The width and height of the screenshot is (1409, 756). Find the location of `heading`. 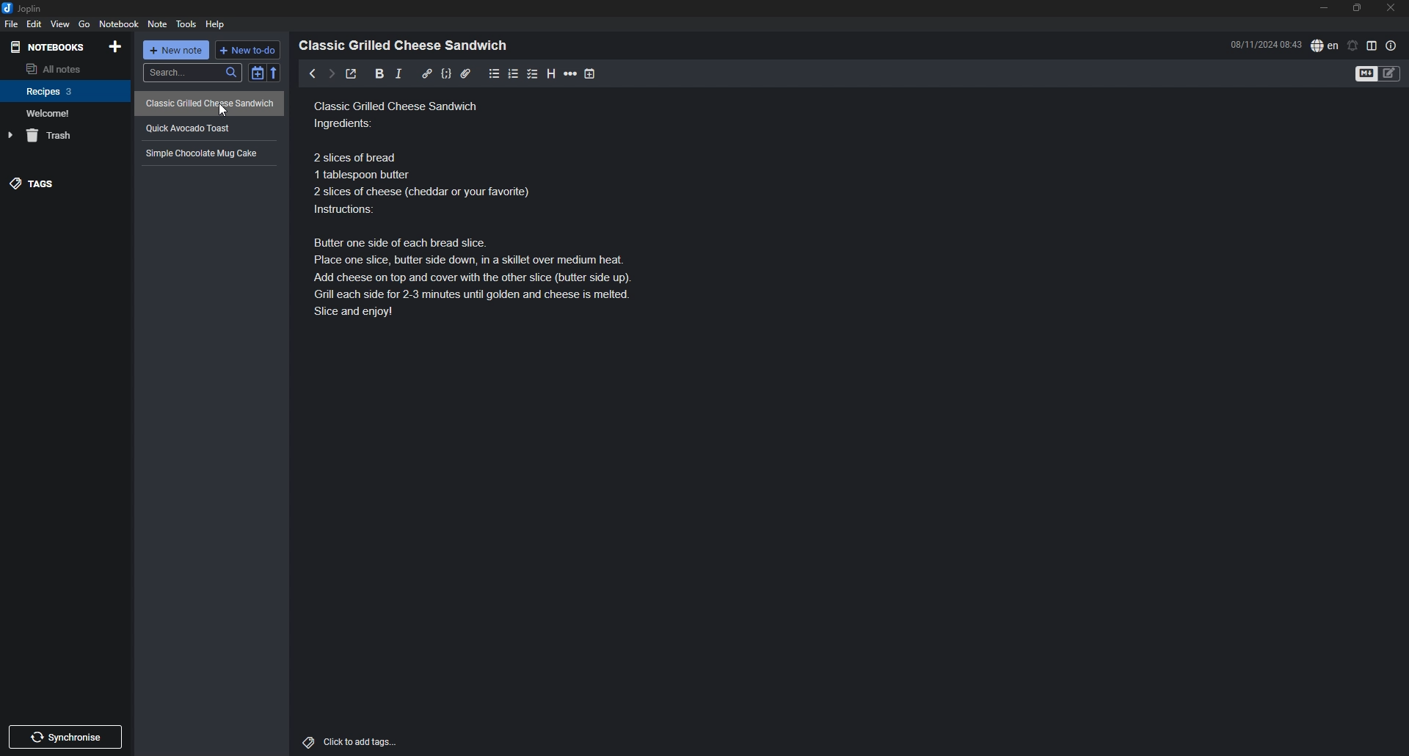

heading is located at coordinates (551, 73).